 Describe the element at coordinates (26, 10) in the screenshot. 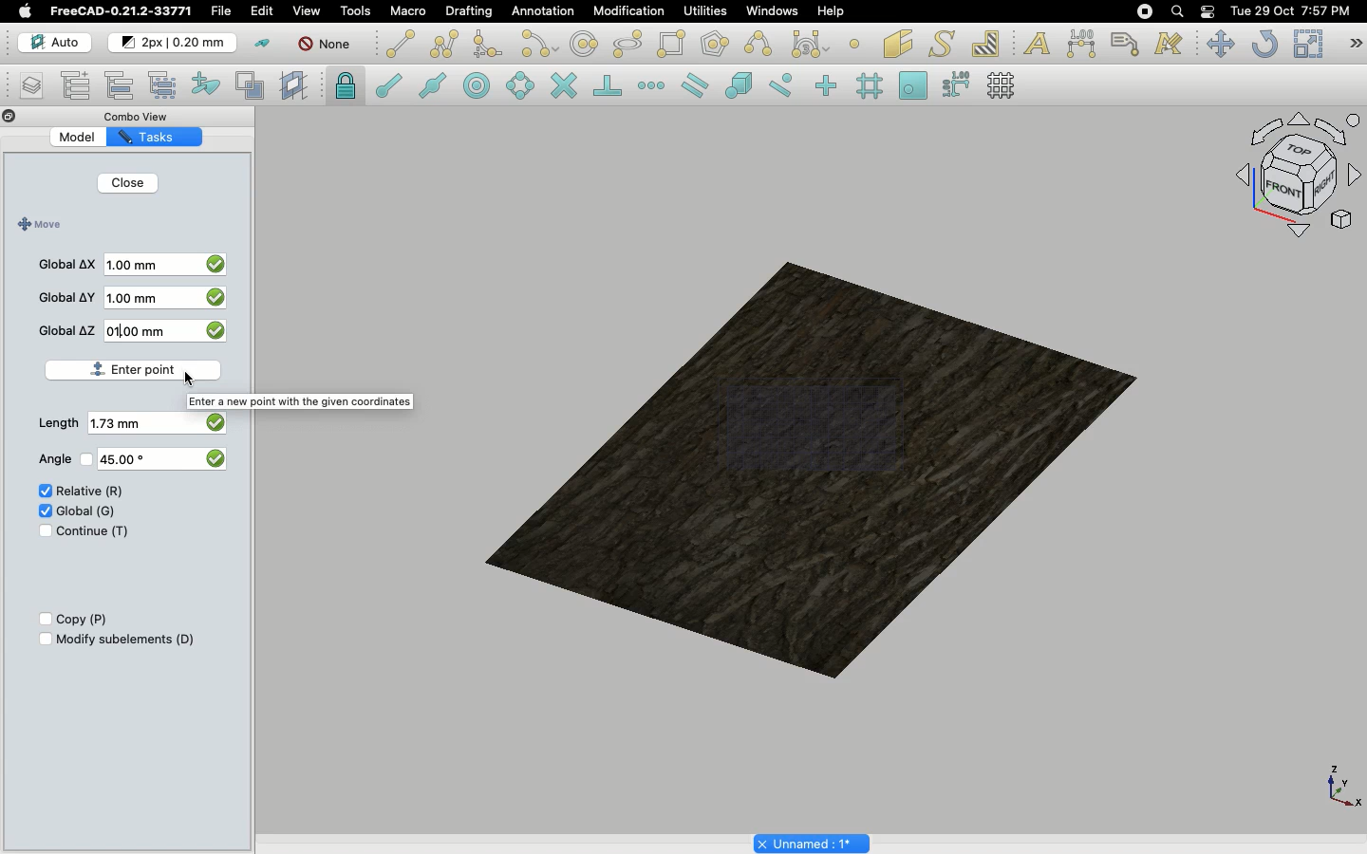

I see `Apple log` at that location.